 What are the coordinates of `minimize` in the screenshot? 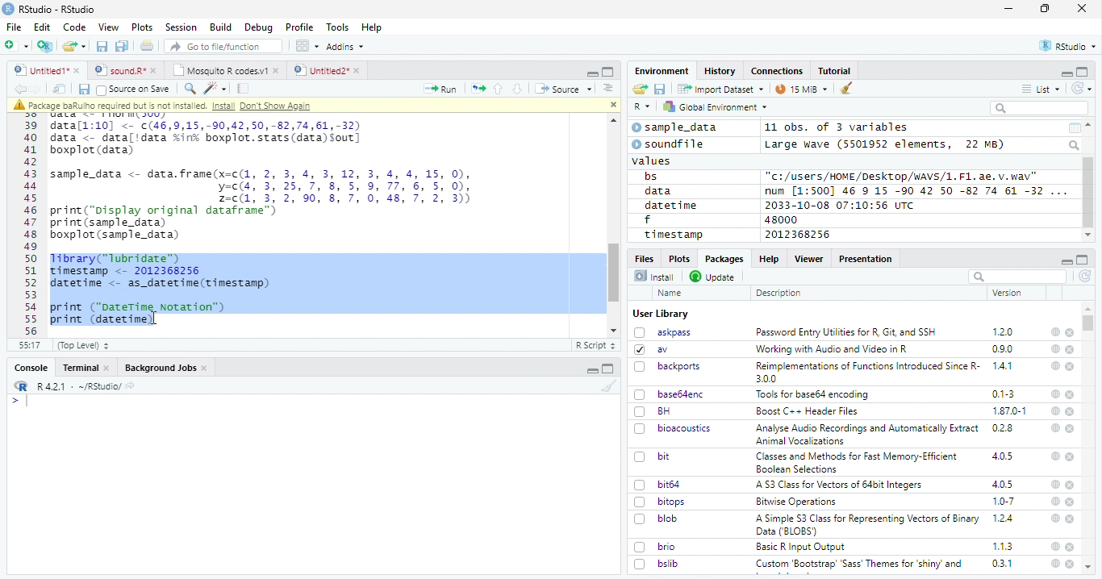 It's located at (1011, 9).